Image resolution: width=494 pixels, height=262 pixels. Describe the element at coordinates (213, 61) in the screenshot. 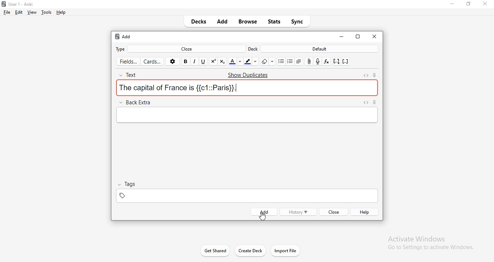

I see `superscript` at that location.